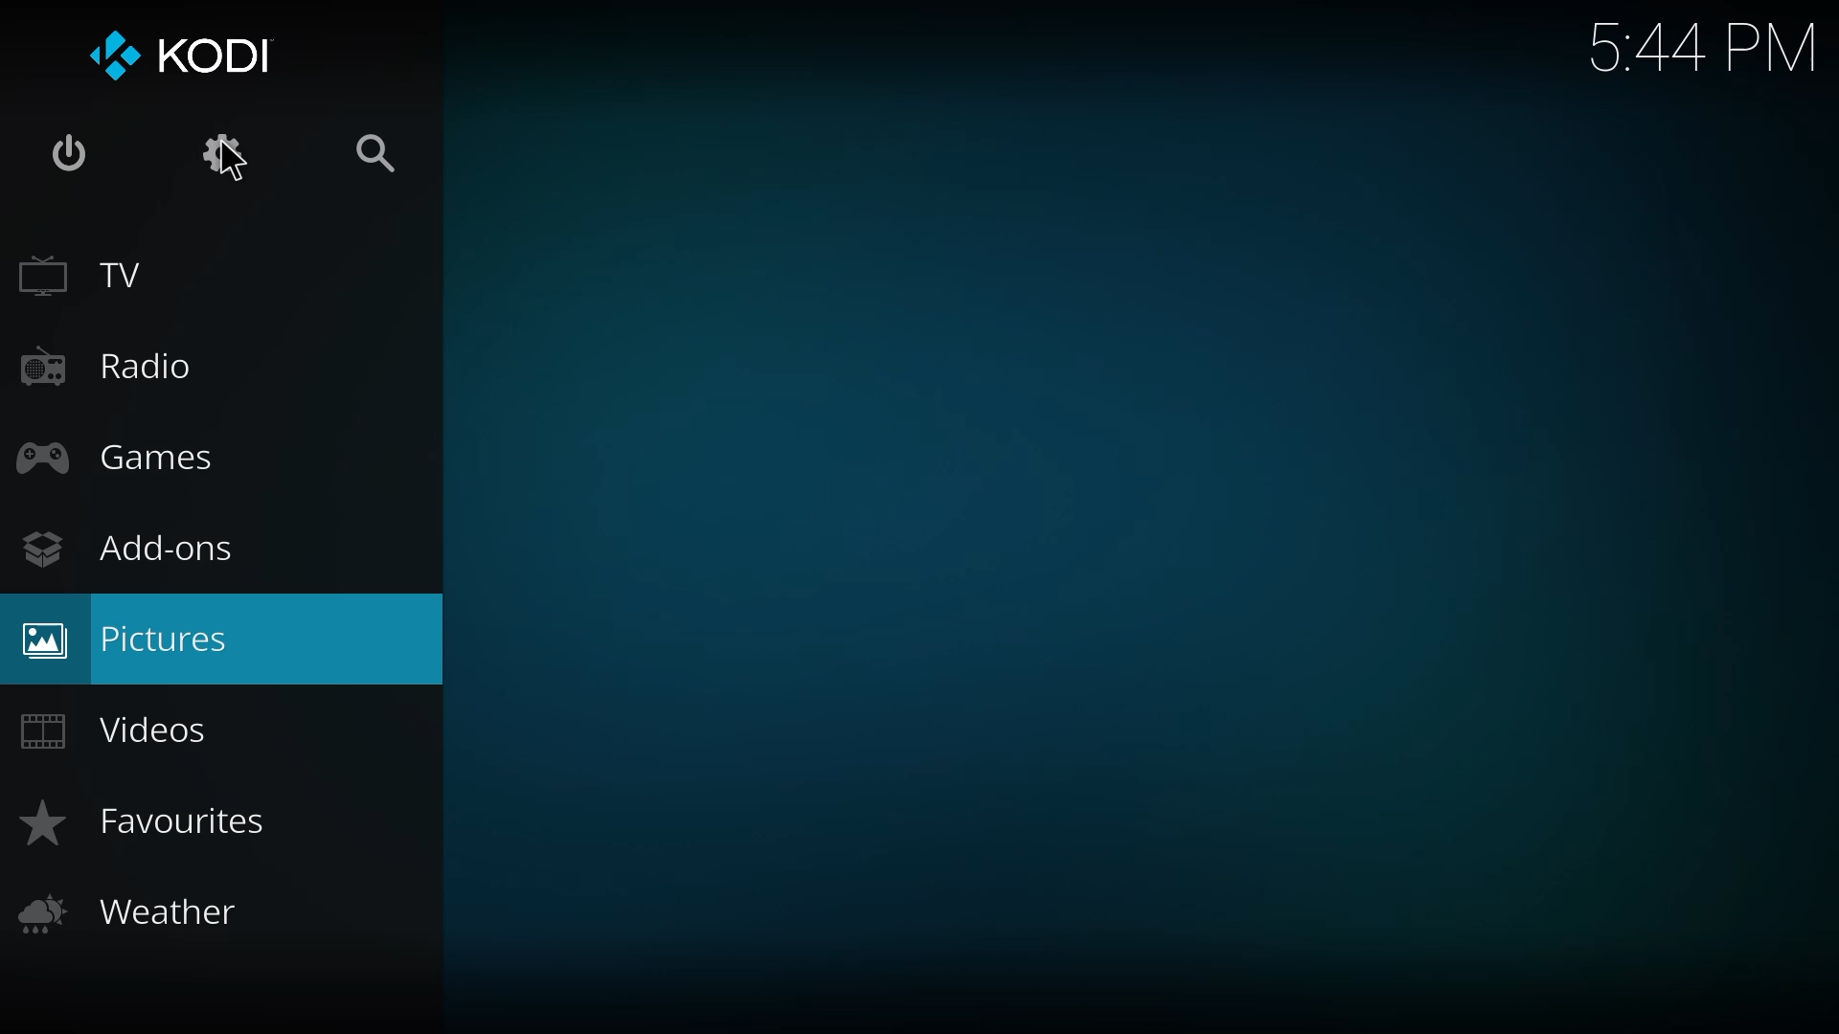  I want to click on power, so click(69, 153).